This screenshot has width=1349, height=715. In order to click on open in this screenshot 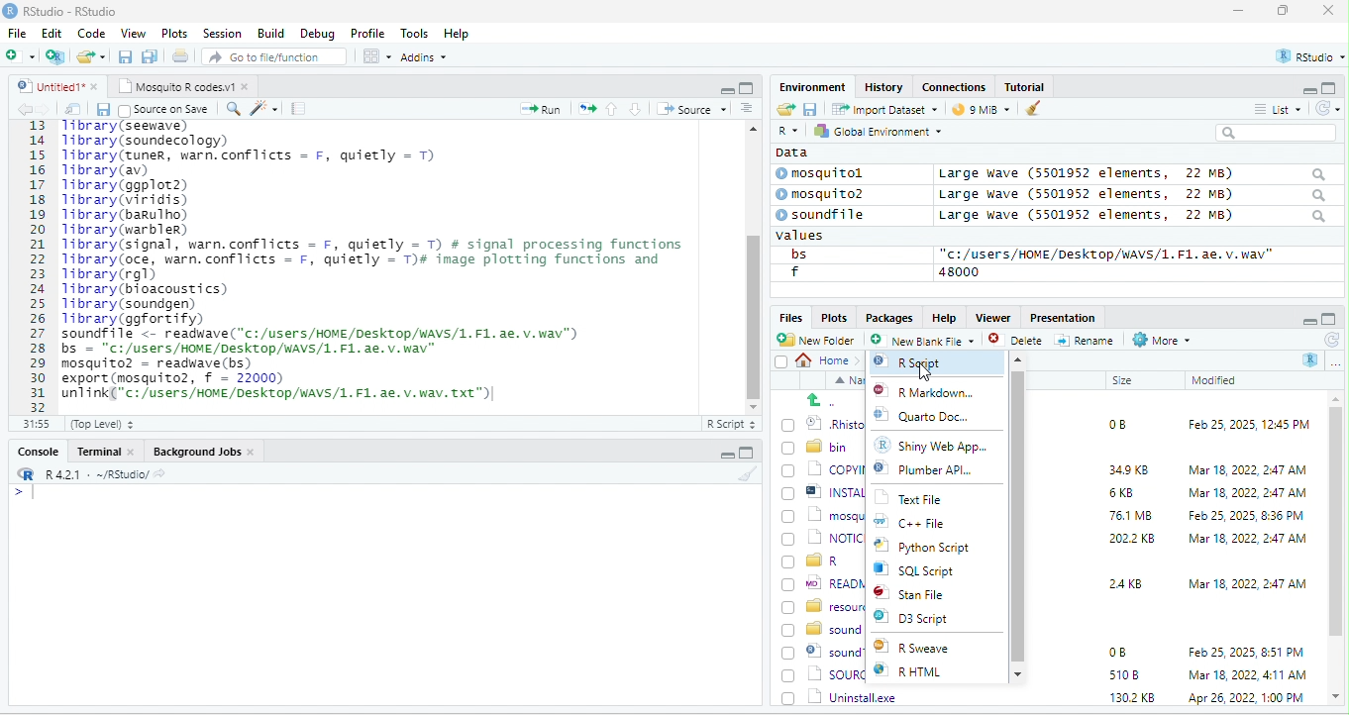, I will do `click(784, 110)`.